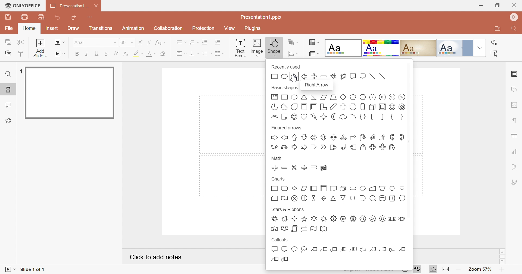 Image resolution: width=522 pixels, height=274 pixels. Describe the element at coordinates (70, 93) in the screenshot. I see `Slide` at that location.